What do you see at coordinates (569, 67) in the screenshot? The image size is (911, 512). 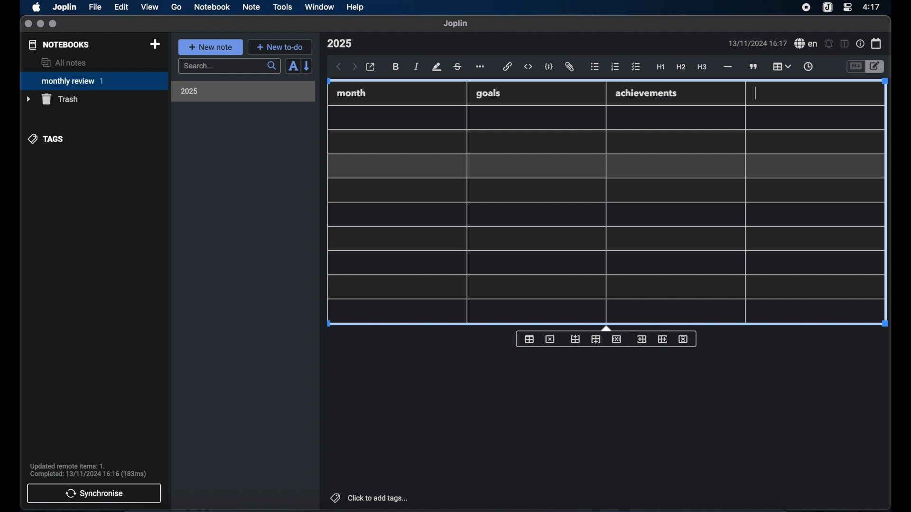 I see `attach file` at bounding box center [569, 67].